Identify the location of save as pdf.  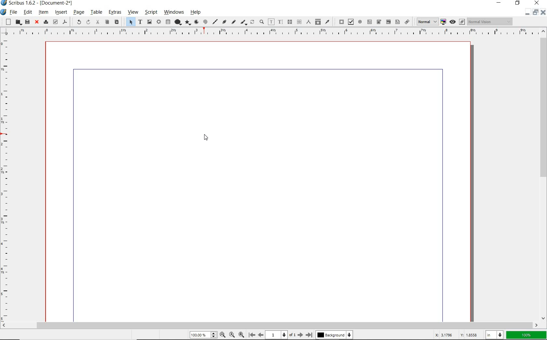
(65, 21).